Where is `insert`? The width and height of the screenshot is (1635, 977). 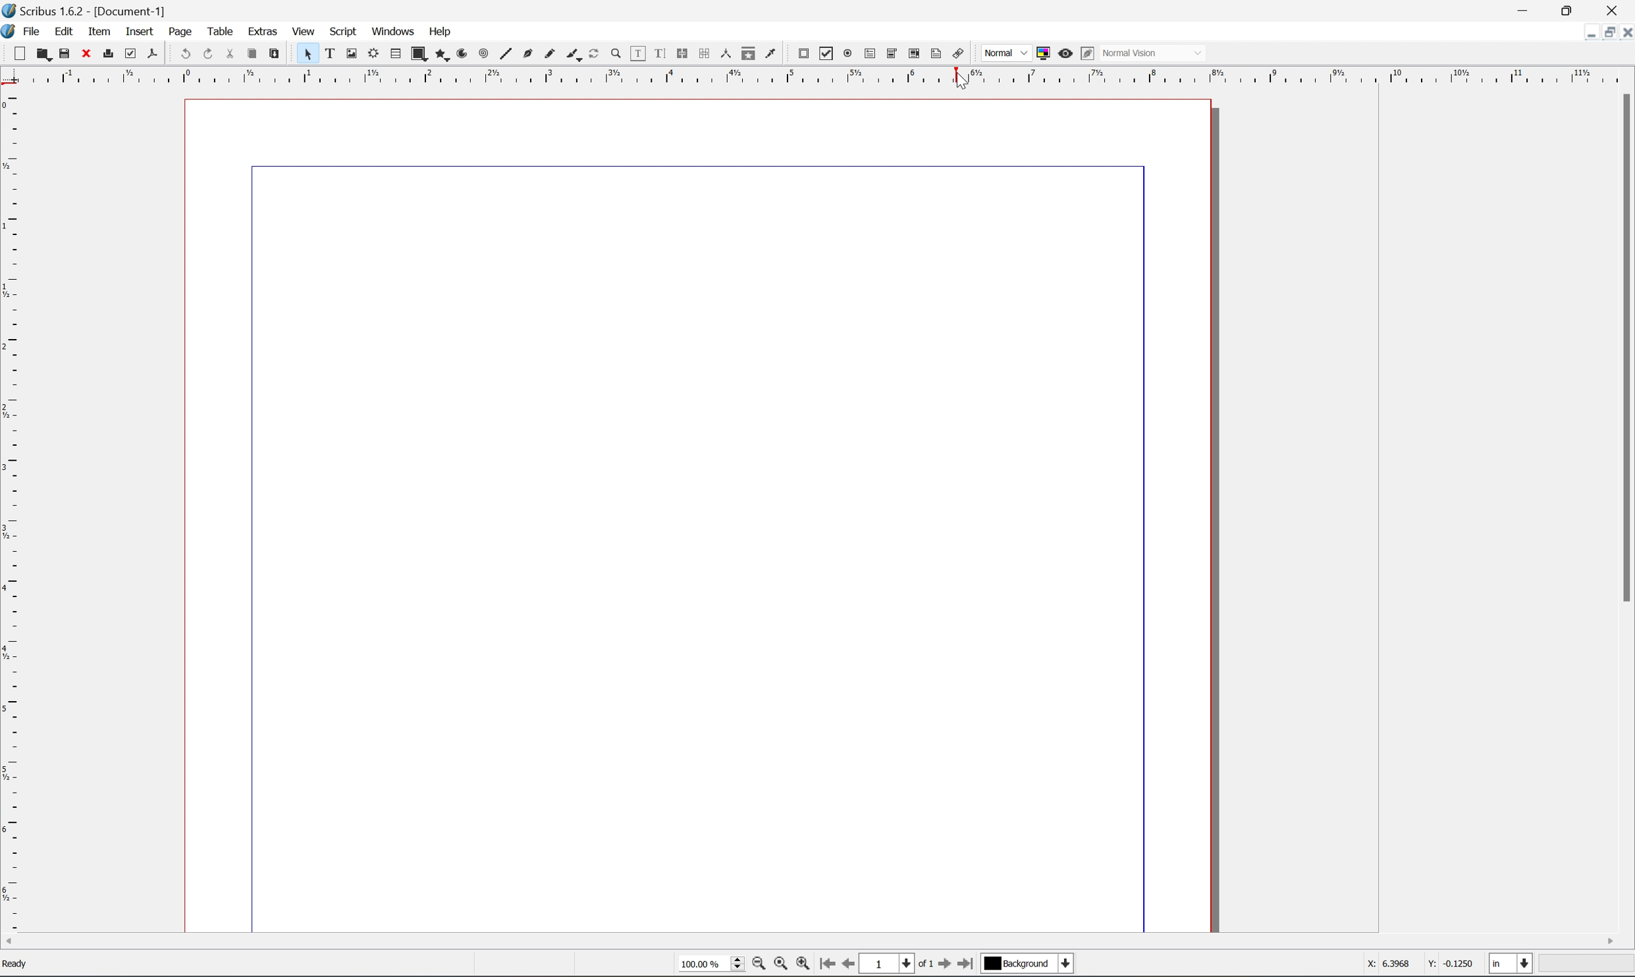
insert is located at coordinates (131, 29).